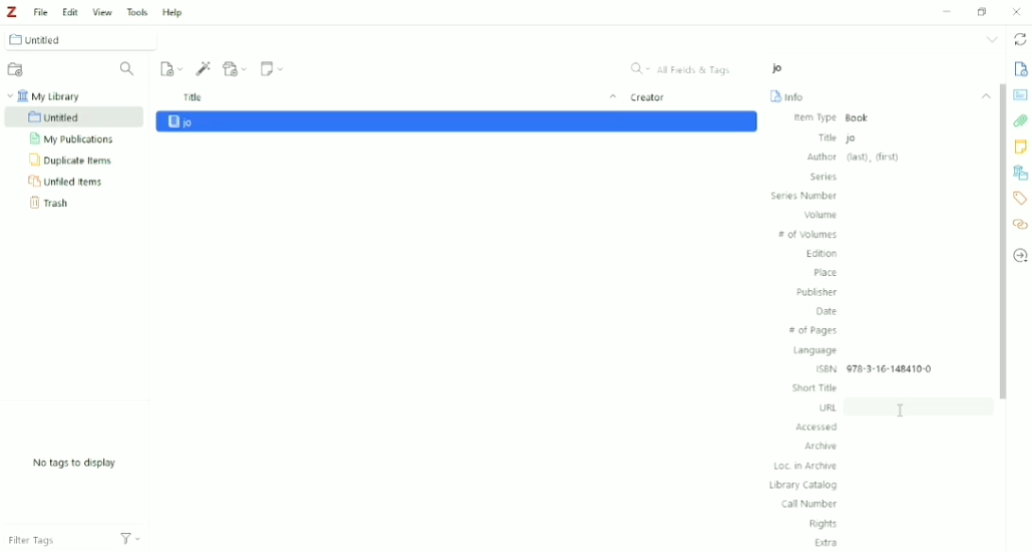  I want to click on List all tabs, so click(992, 39).